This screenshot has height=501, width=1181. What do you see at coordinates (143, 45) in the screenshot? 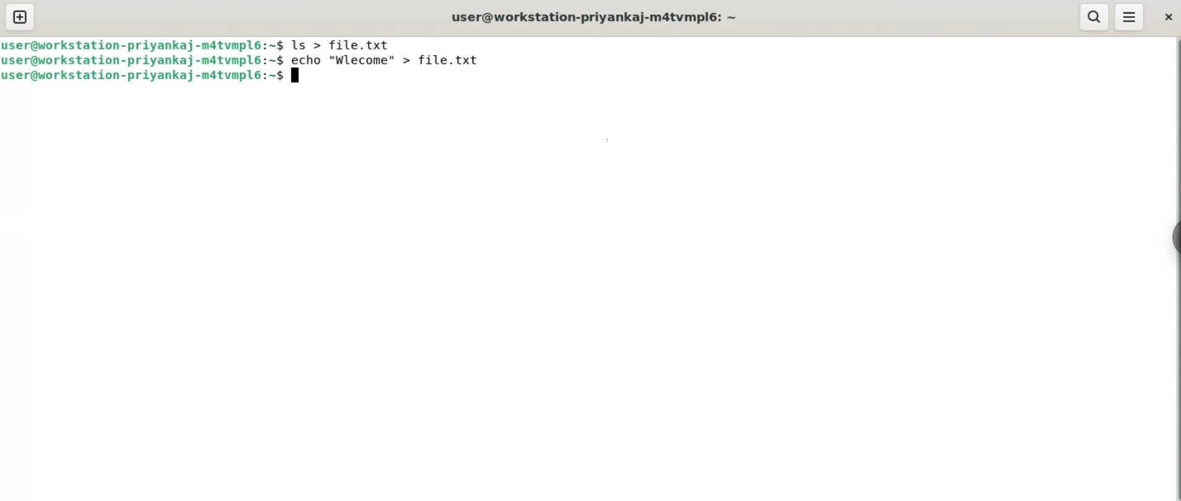
I see `user@workstation-priyankaj-m4tvmpl6: ~$` at bounding box center [143, 45].